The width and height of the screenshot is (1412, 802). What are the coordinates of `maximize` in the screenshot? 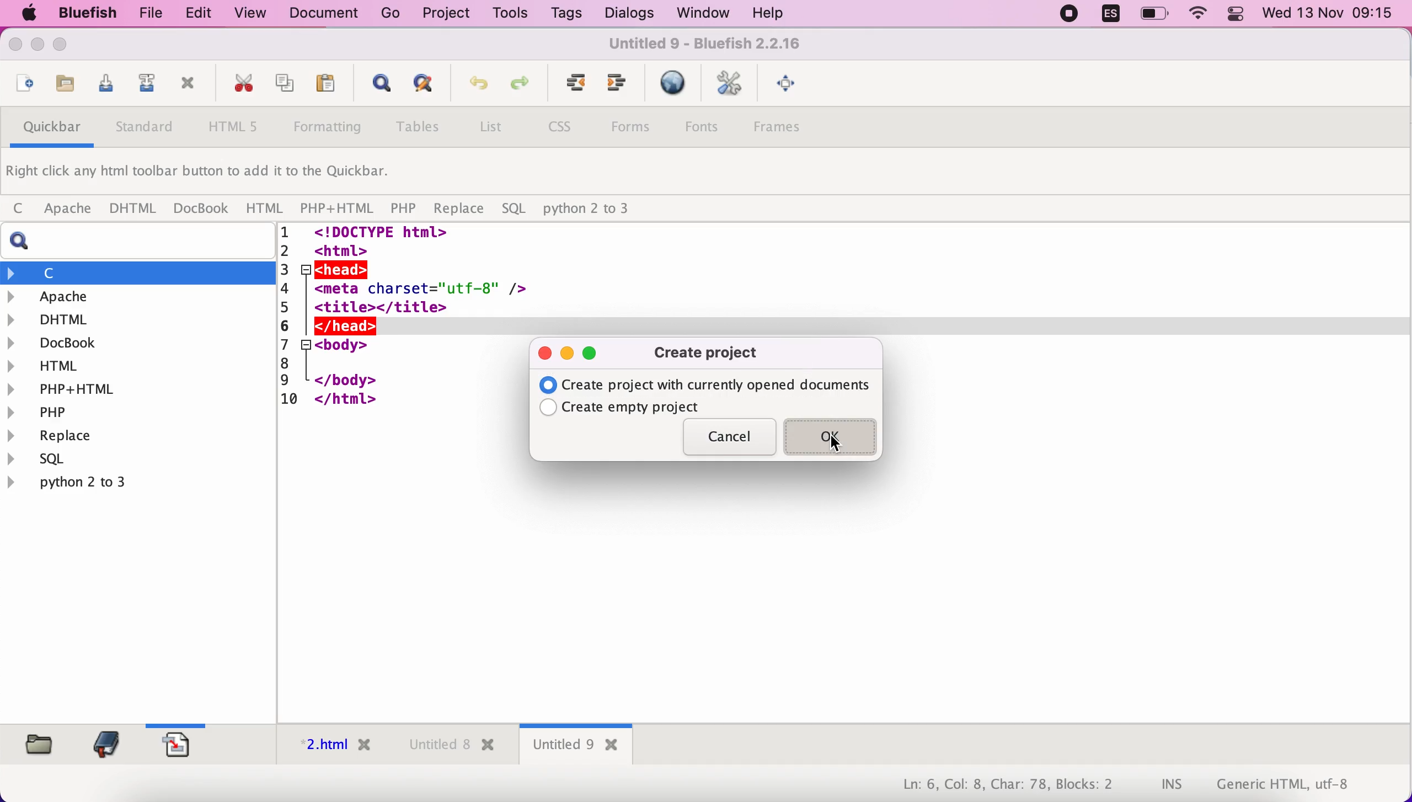 It's located at (591, 355).